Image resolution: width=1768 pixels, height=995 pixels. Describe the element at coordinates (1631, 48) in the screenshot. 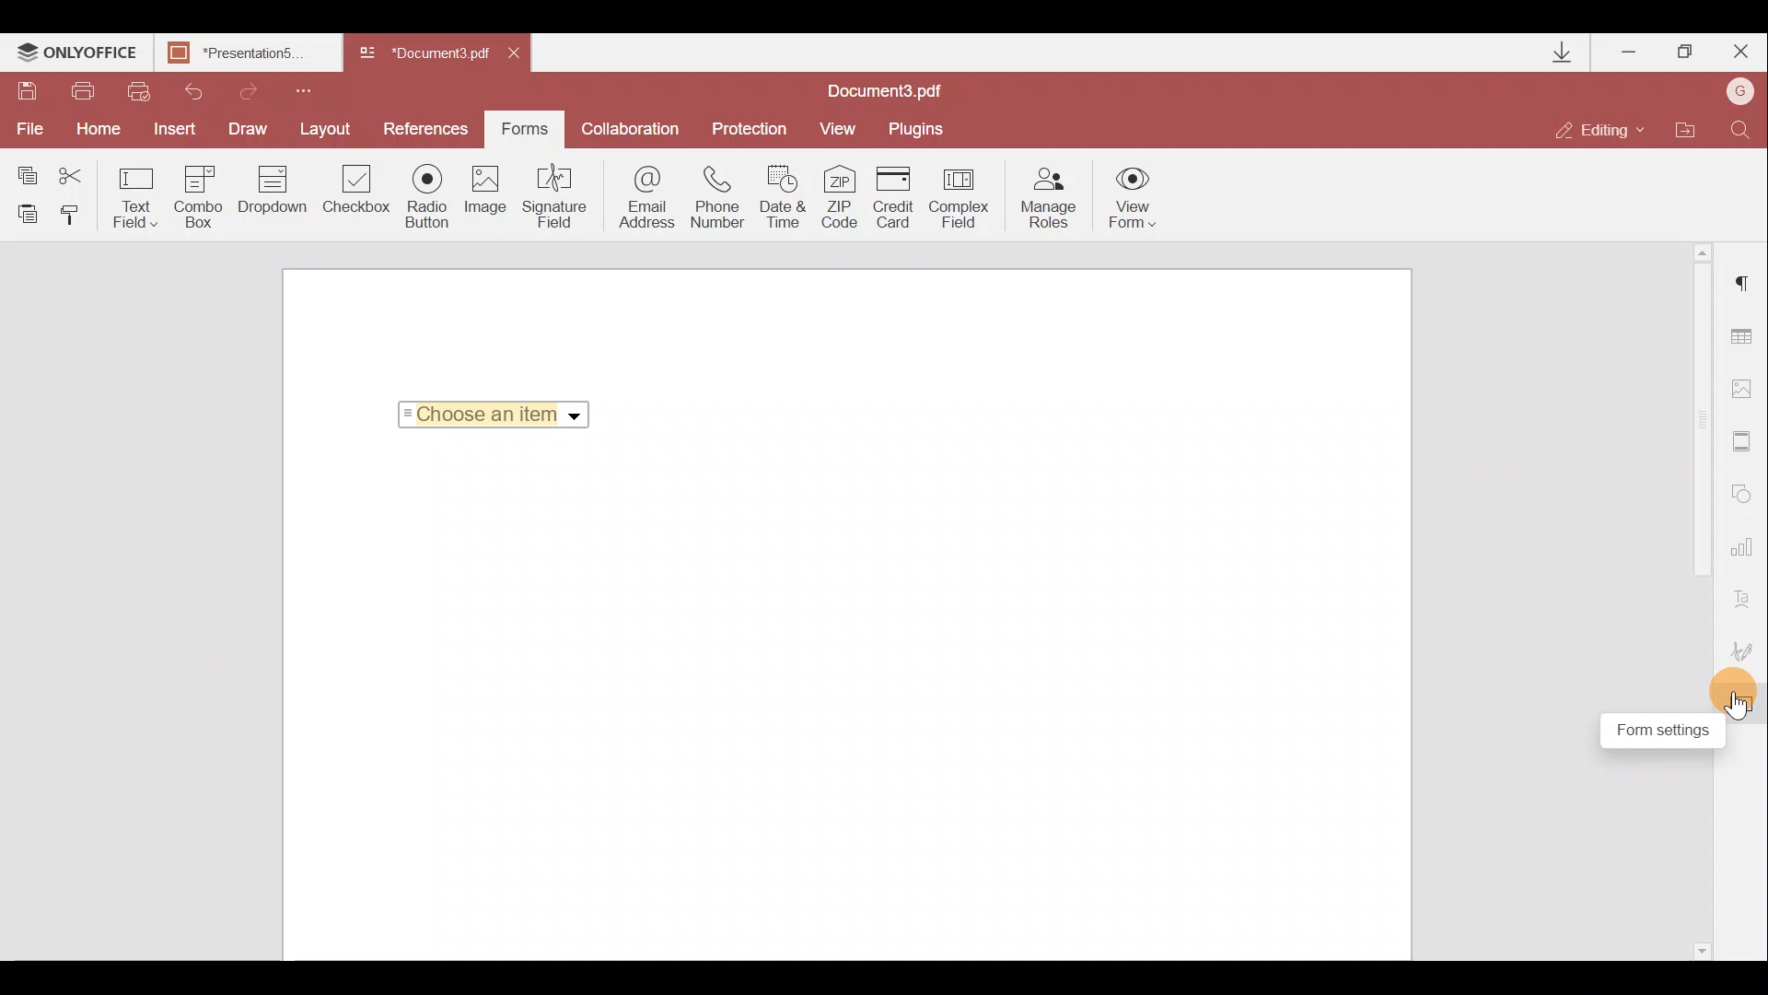

I see `Minimize` at that location.